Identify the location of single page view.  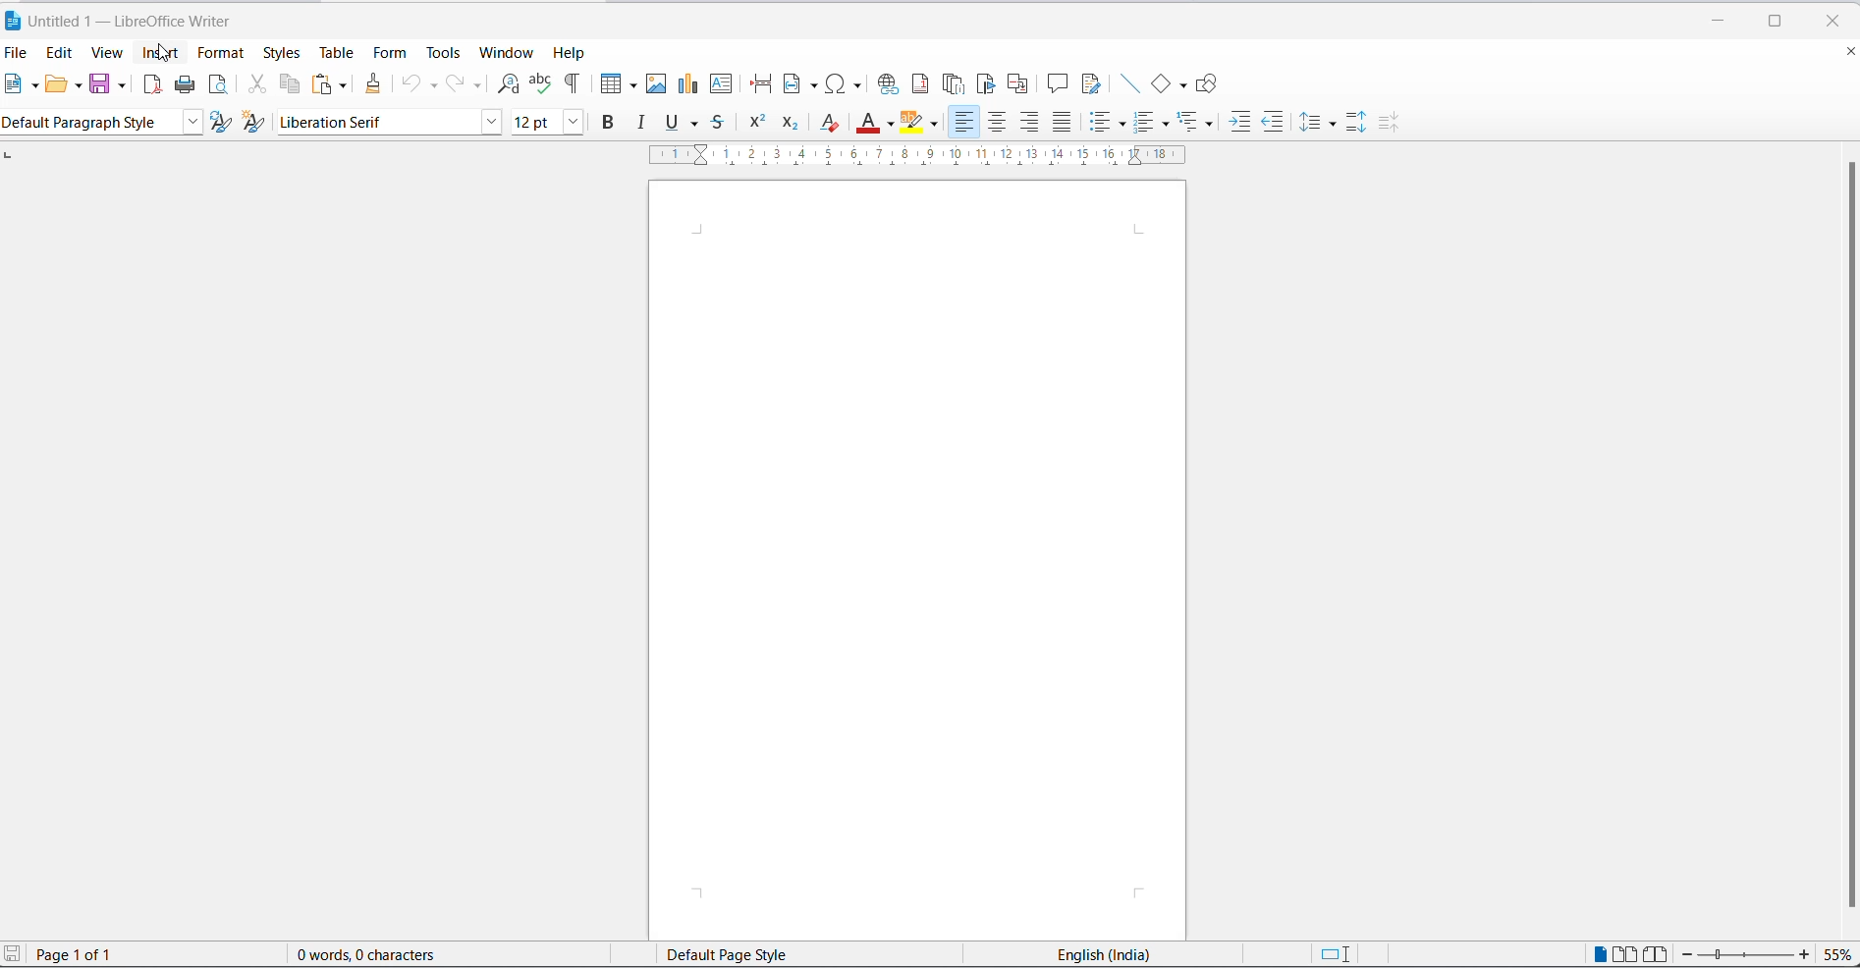
(1600, 954).